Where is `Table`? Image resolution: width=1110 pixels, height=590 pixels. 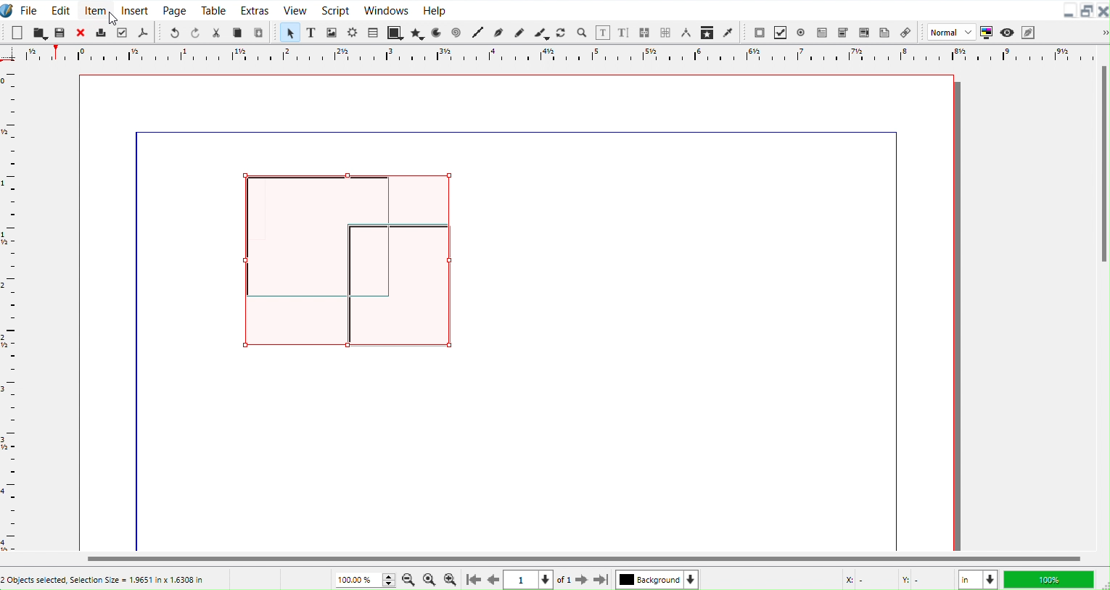
Table is located at coordinates (373, 32).